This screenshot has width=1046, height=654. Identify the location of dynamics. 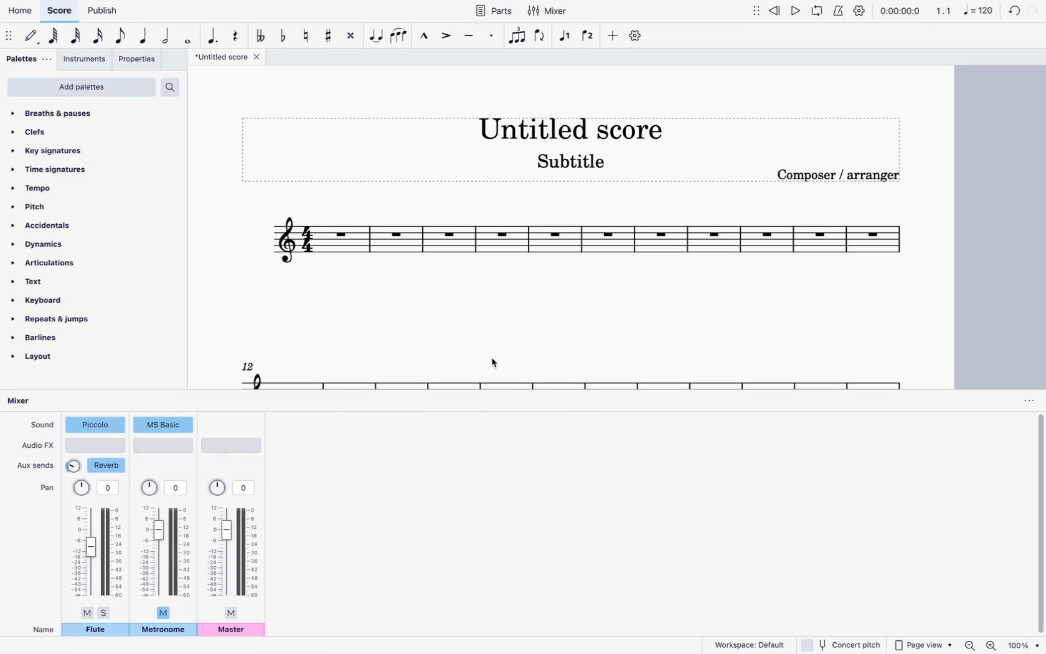
(44, 245).